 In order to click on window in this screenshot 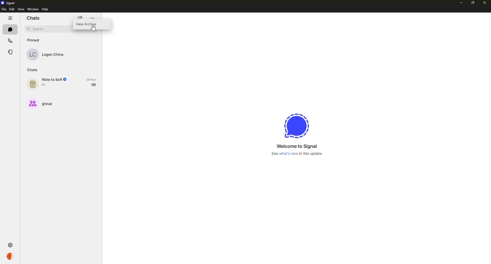, I will do `click(33, 9)`.